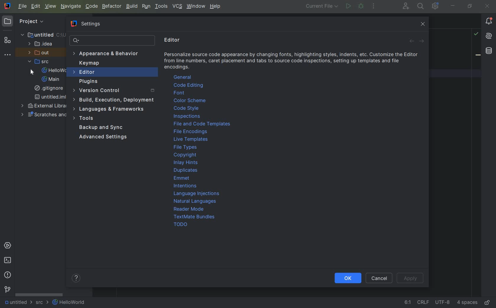 This screenshot has height=308, width=496. What do you see at coordinates (44, 106) in the screenshot?
I see `EXTERNAL LIBRARIES` at bounding box center [44, 106].